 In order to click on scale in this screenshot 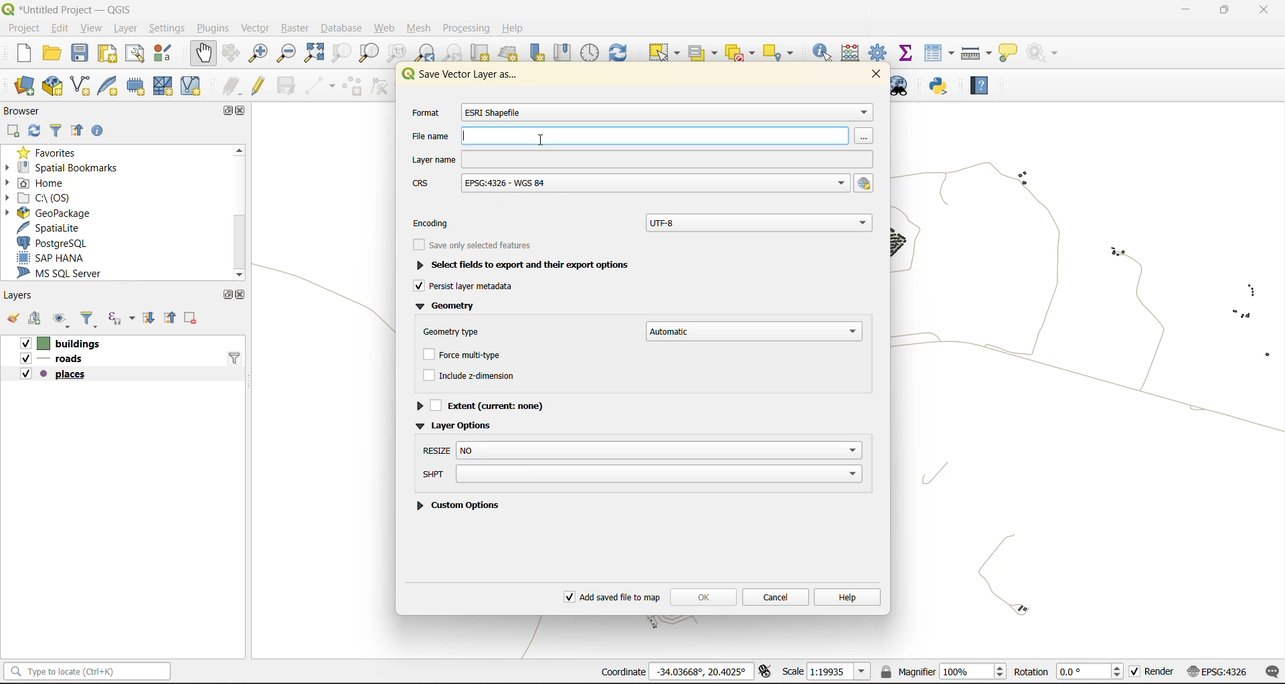, I will do `click(827, 673)`.